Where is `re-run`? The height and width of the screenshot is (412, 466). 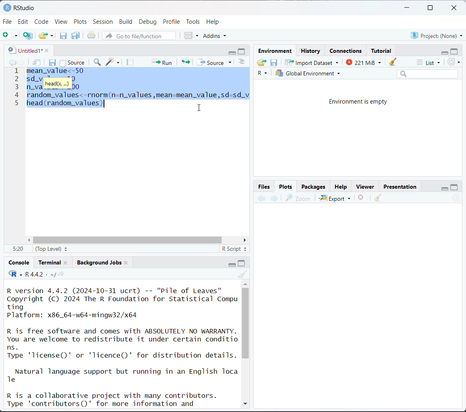 re-run is located at coordinates (185, 62).